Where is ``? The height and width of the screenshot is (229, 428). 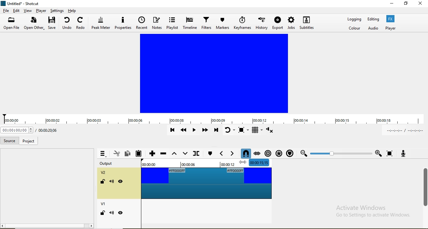
 is located at coordinates (230, 130).